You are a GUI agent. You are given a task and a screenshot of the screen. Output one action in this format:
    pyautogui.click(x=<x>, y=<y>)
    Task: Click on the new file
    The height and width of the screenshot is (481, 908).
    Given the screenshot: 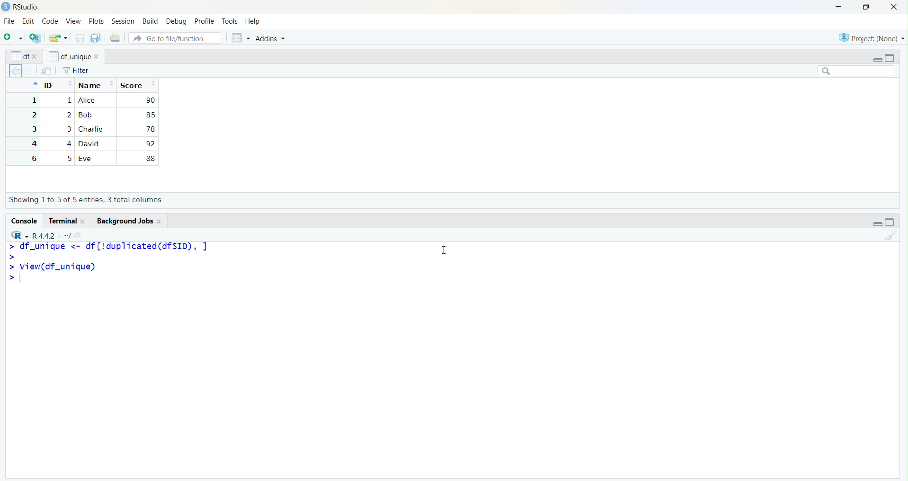 What is the action you would take?
    pyautogui.click(x=14, y=37)
    